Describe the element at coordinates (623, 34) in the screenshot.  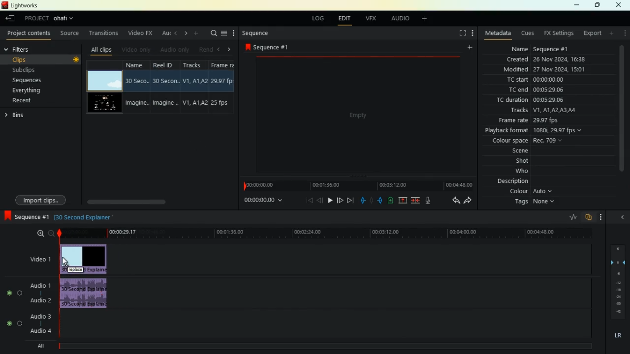
I see `more` at that location.